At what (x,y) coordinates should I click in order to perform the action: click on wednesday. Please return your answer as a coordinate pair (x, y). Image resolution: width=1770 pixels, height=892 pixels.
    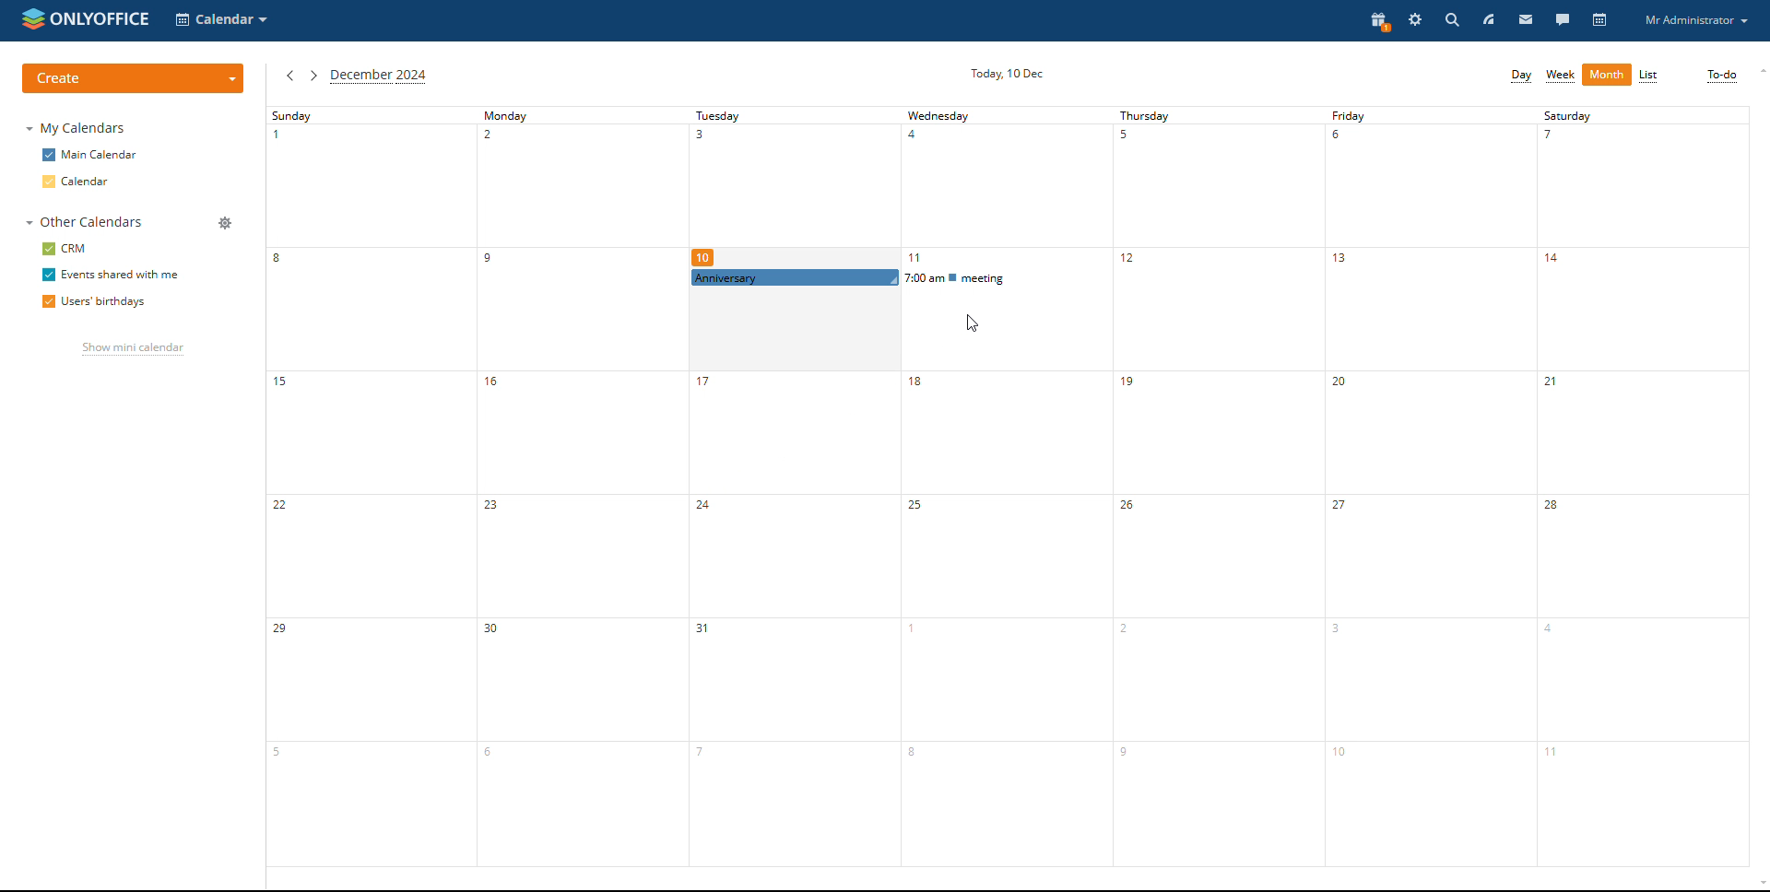
    Looking at the image, I should click on (1005, 487).